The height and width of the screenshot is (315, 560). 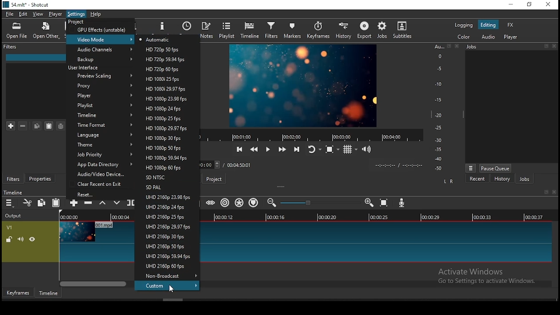 I want to click on 00:00:37, so click(x=535, y=217).